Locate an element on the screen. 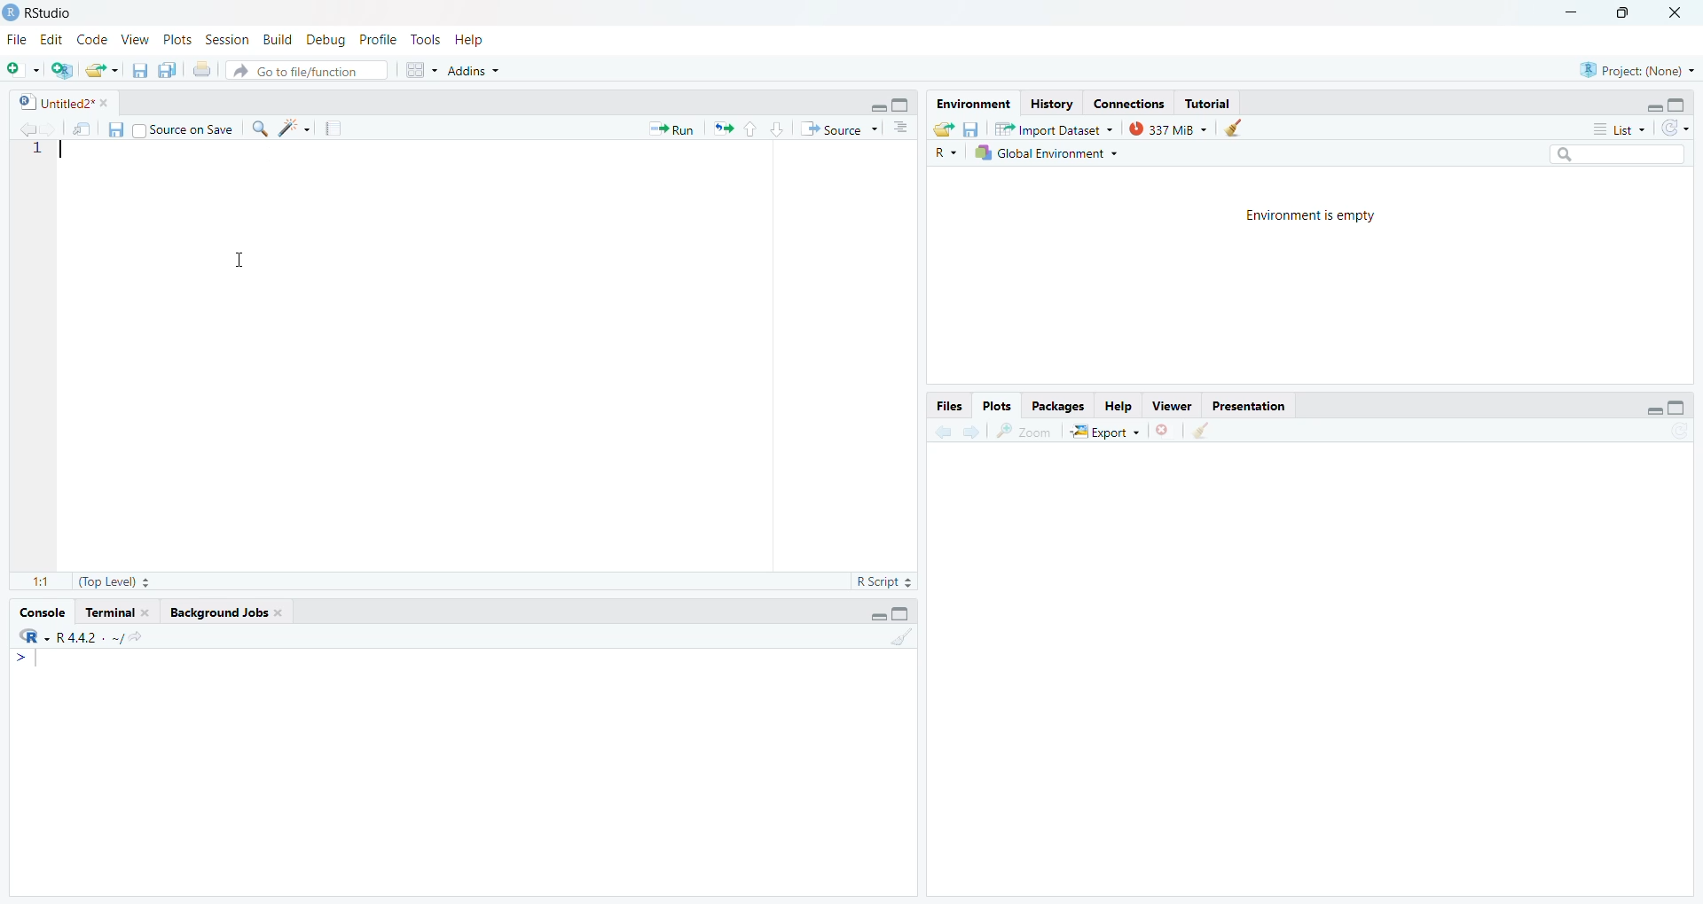 This screenshot has height=904, width=1703. close is located at coordinates (1680, 13).